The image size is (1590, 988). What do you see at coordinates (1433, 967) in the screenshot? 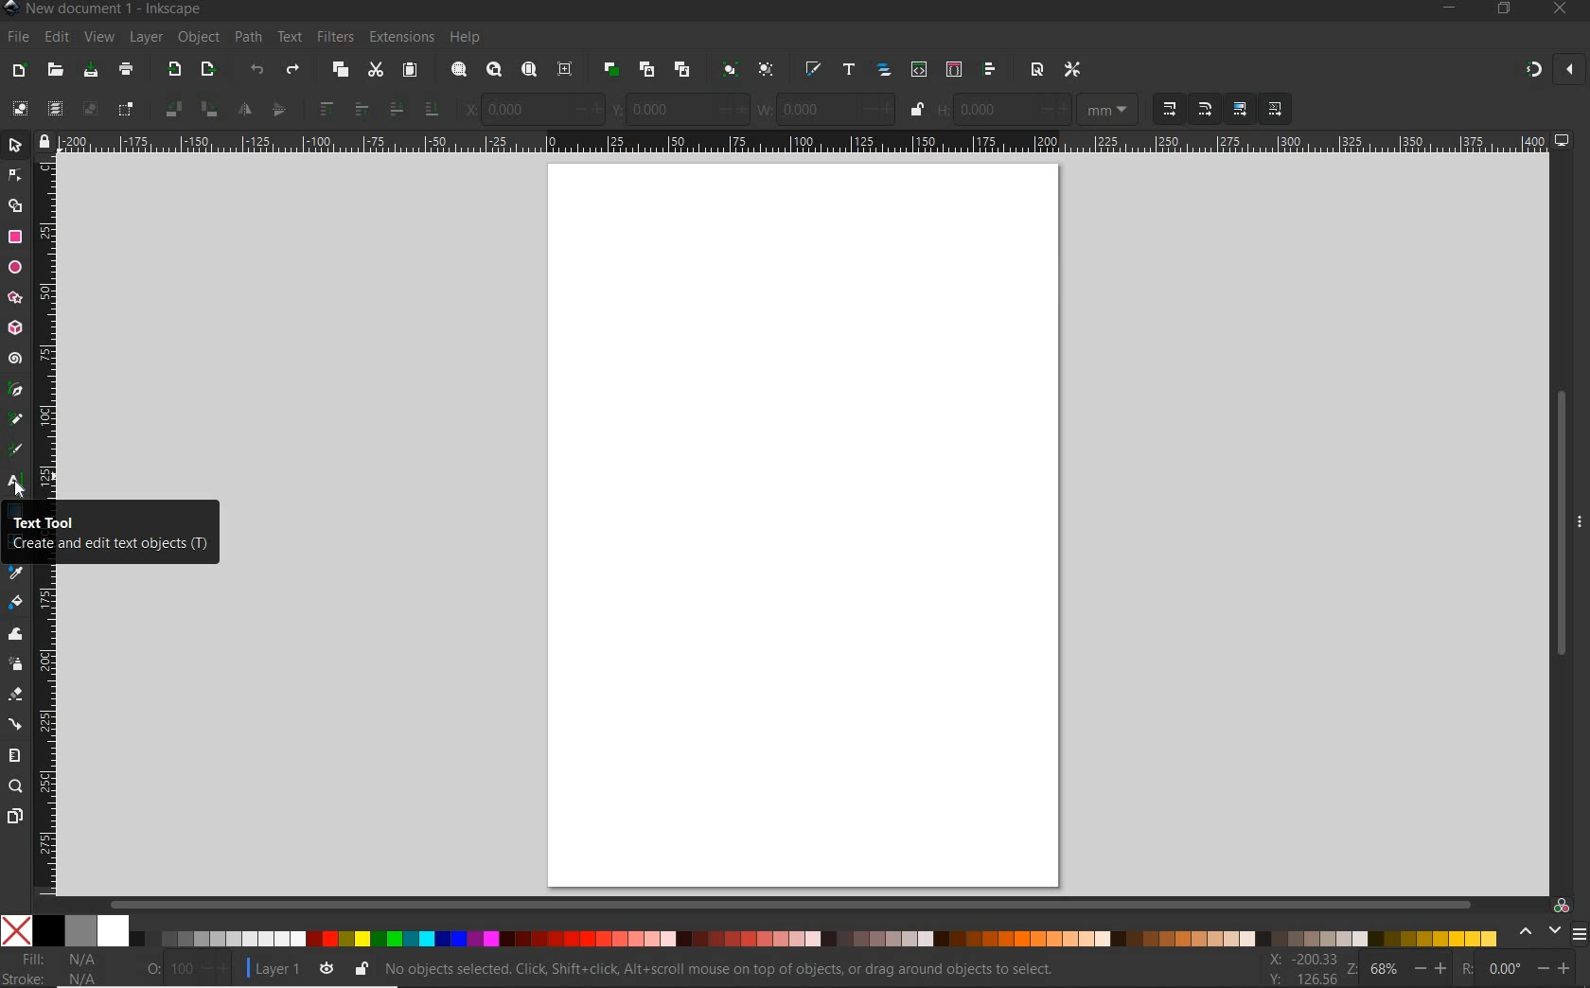
I see `increase/decrease` at bounding box center [1433, 967].